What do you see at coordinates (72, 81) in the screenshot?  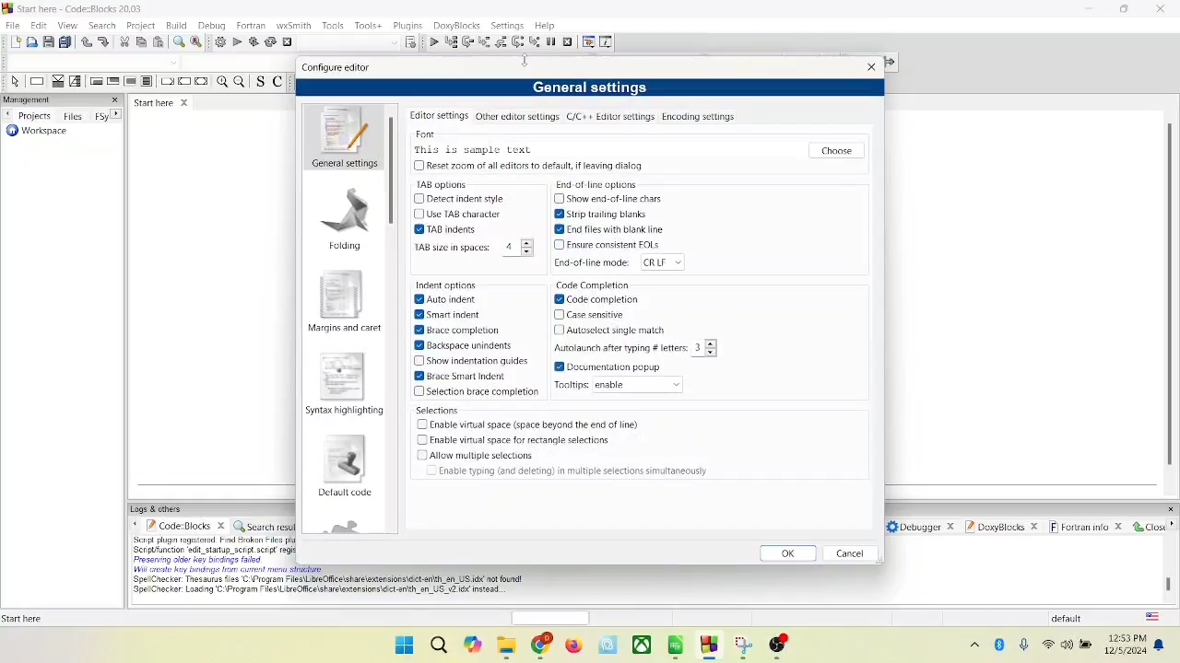 I see `selection` at bounding box center [72, 81].